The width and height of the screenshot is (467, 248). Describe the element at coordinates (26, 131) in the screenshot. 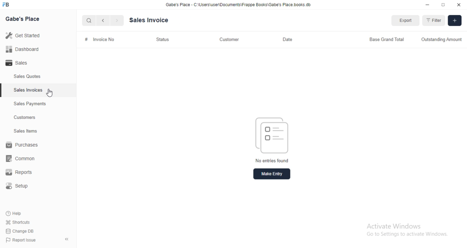

I see `Sales tems` at that location.